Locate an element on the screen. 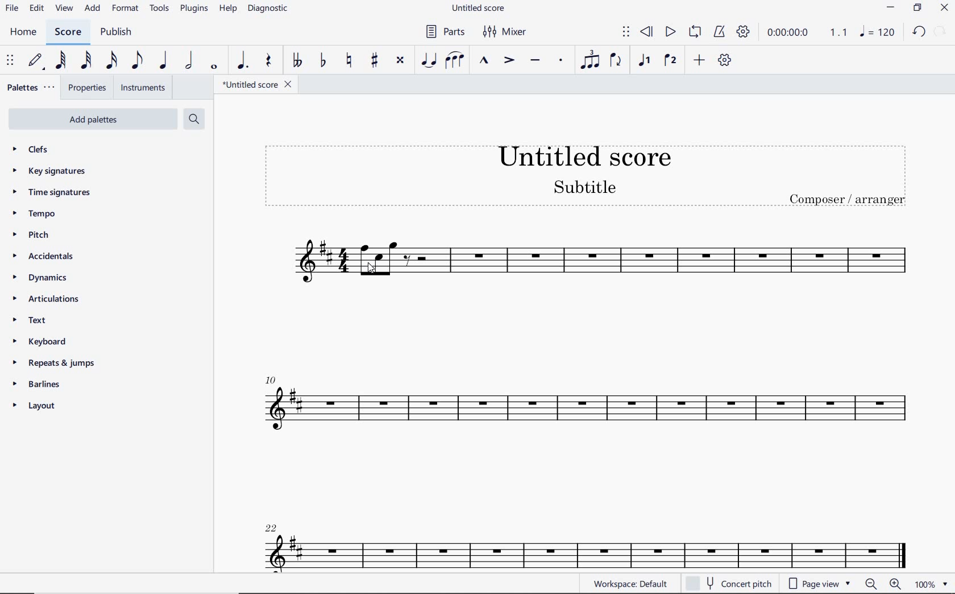  16TH NOTE is located at coordinates (111, 60).